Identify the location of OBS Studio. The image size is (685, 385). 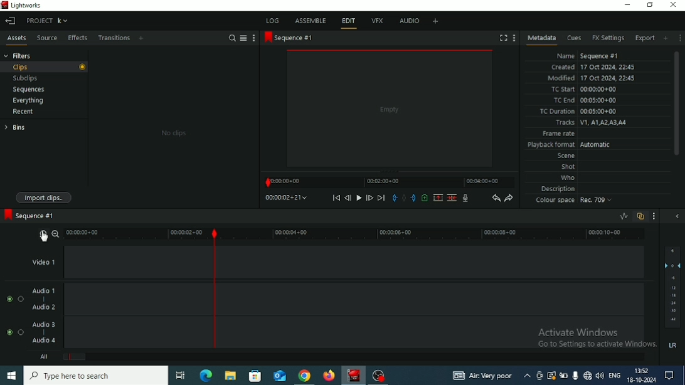
(378, 376).